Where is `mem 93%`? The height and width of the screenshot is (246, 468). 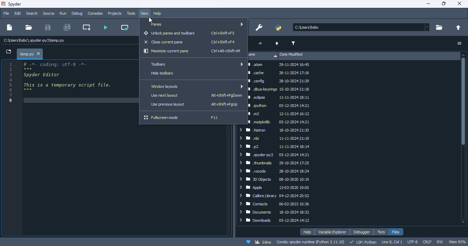
mem 93% is located at coordinates (458, 242).